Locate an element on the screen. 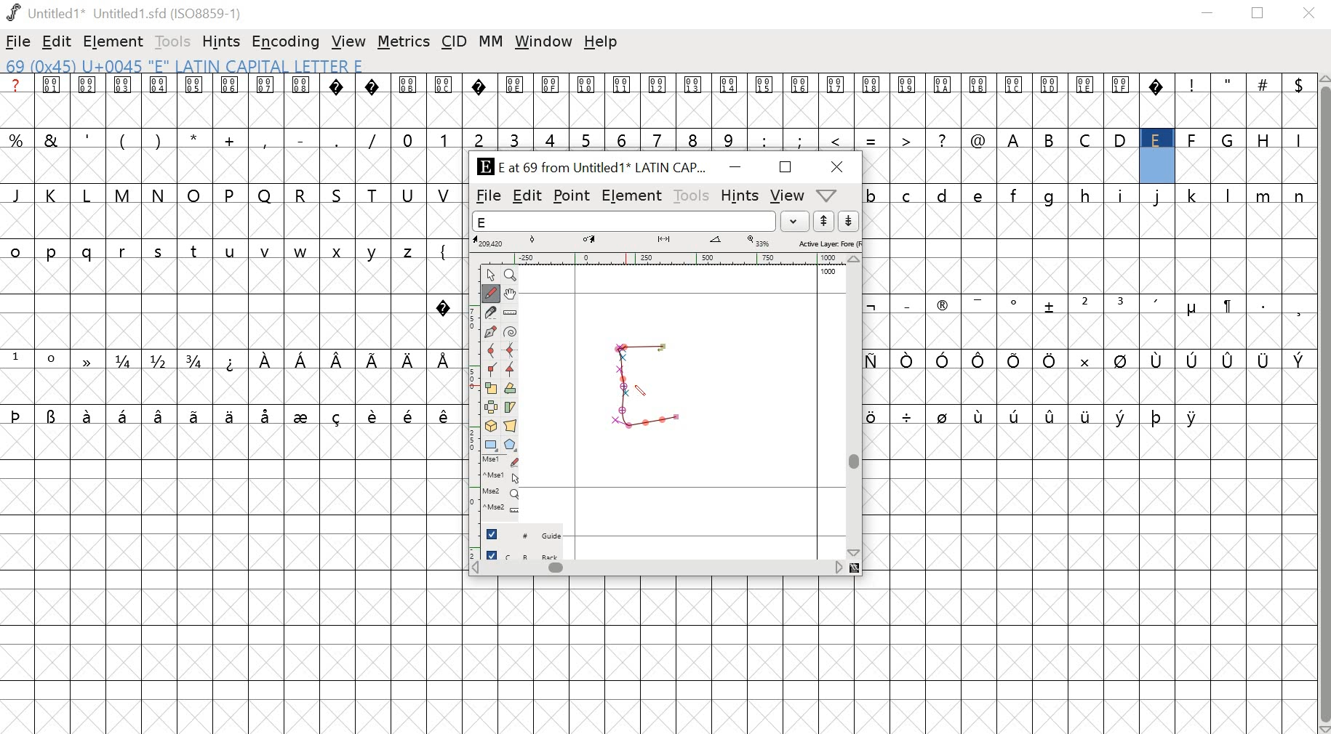  Rectangle/ellipse is located at coordinates (490, 445).